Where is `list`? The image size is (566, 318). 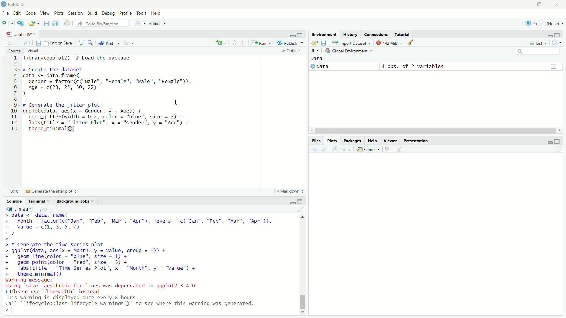
list is located at coordinates (539, 43).